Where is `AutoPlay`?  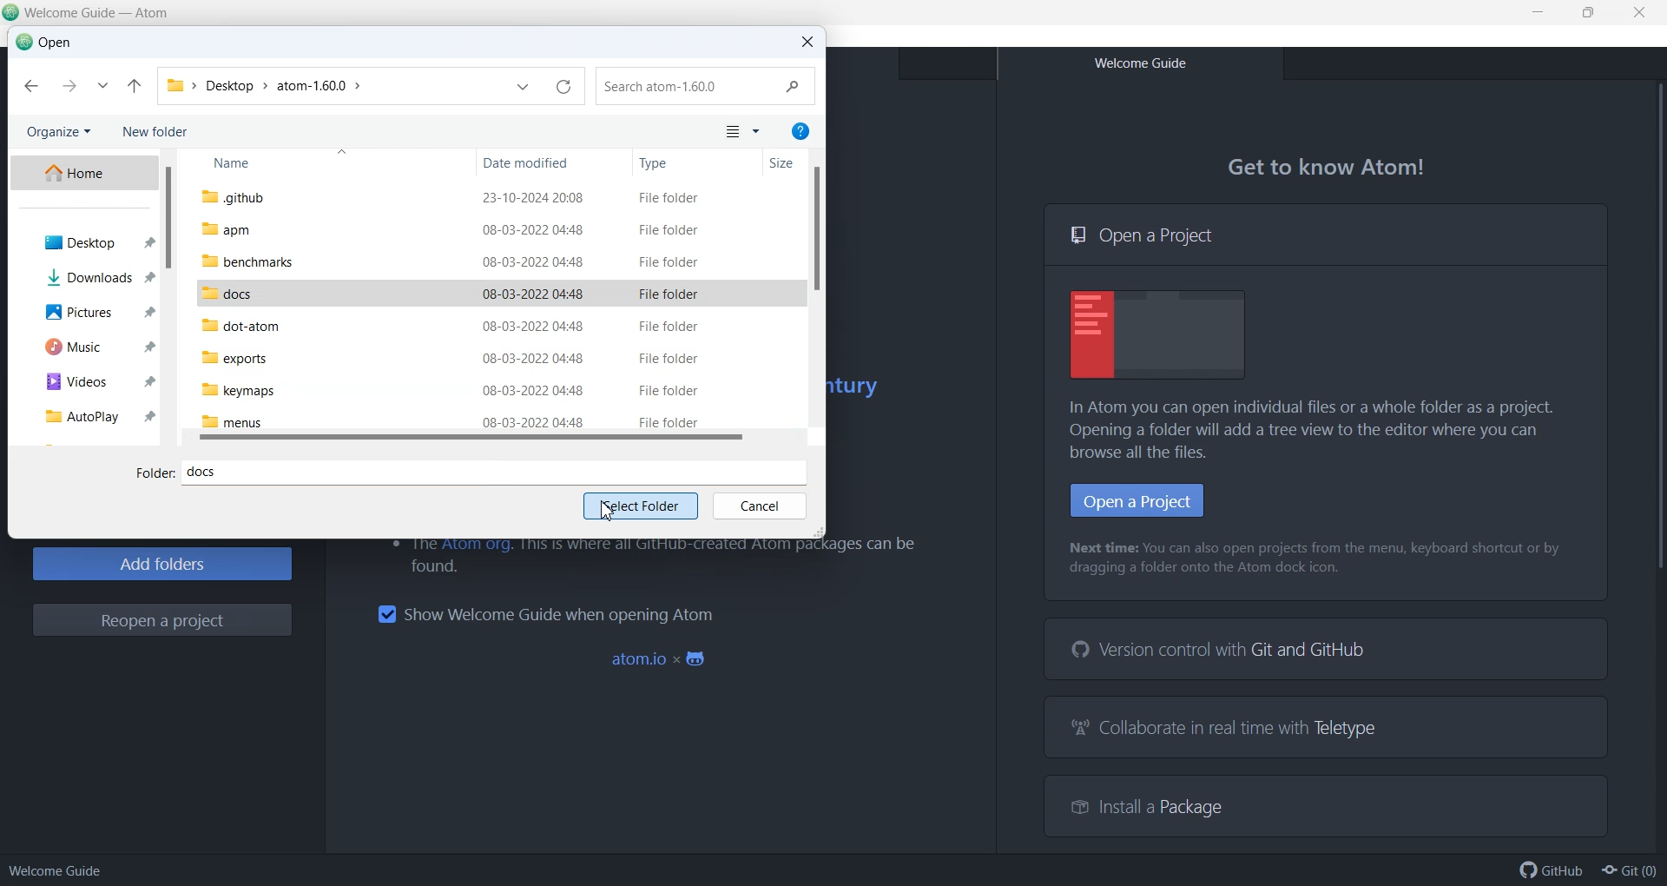
AutoPlay is located at coordinates (82, 414).